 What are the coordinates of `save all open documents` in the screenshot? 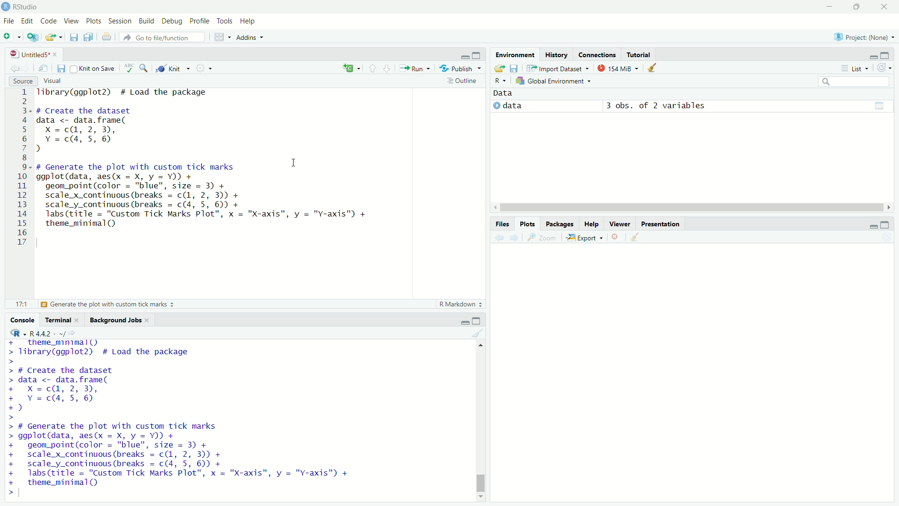 It's located at (88, 37).